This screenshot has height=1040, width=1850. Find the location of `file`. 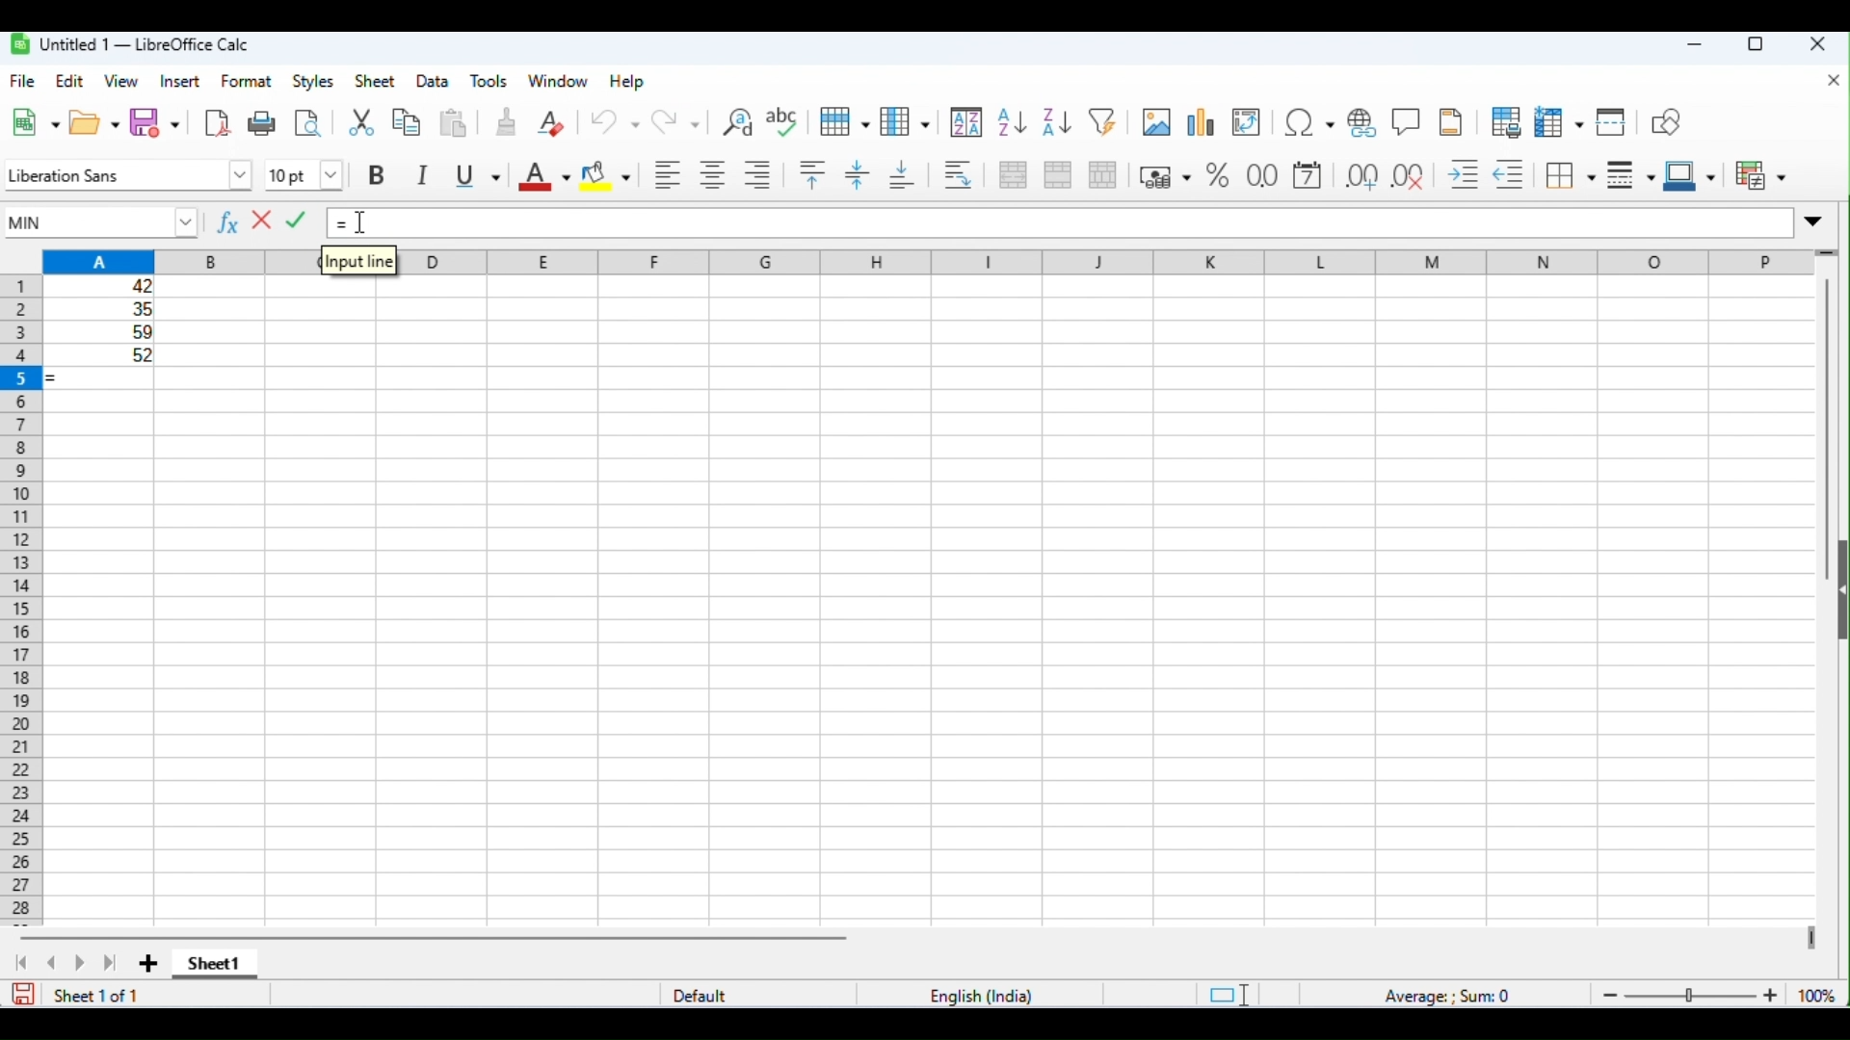

file is located at coordinates (24, 81).